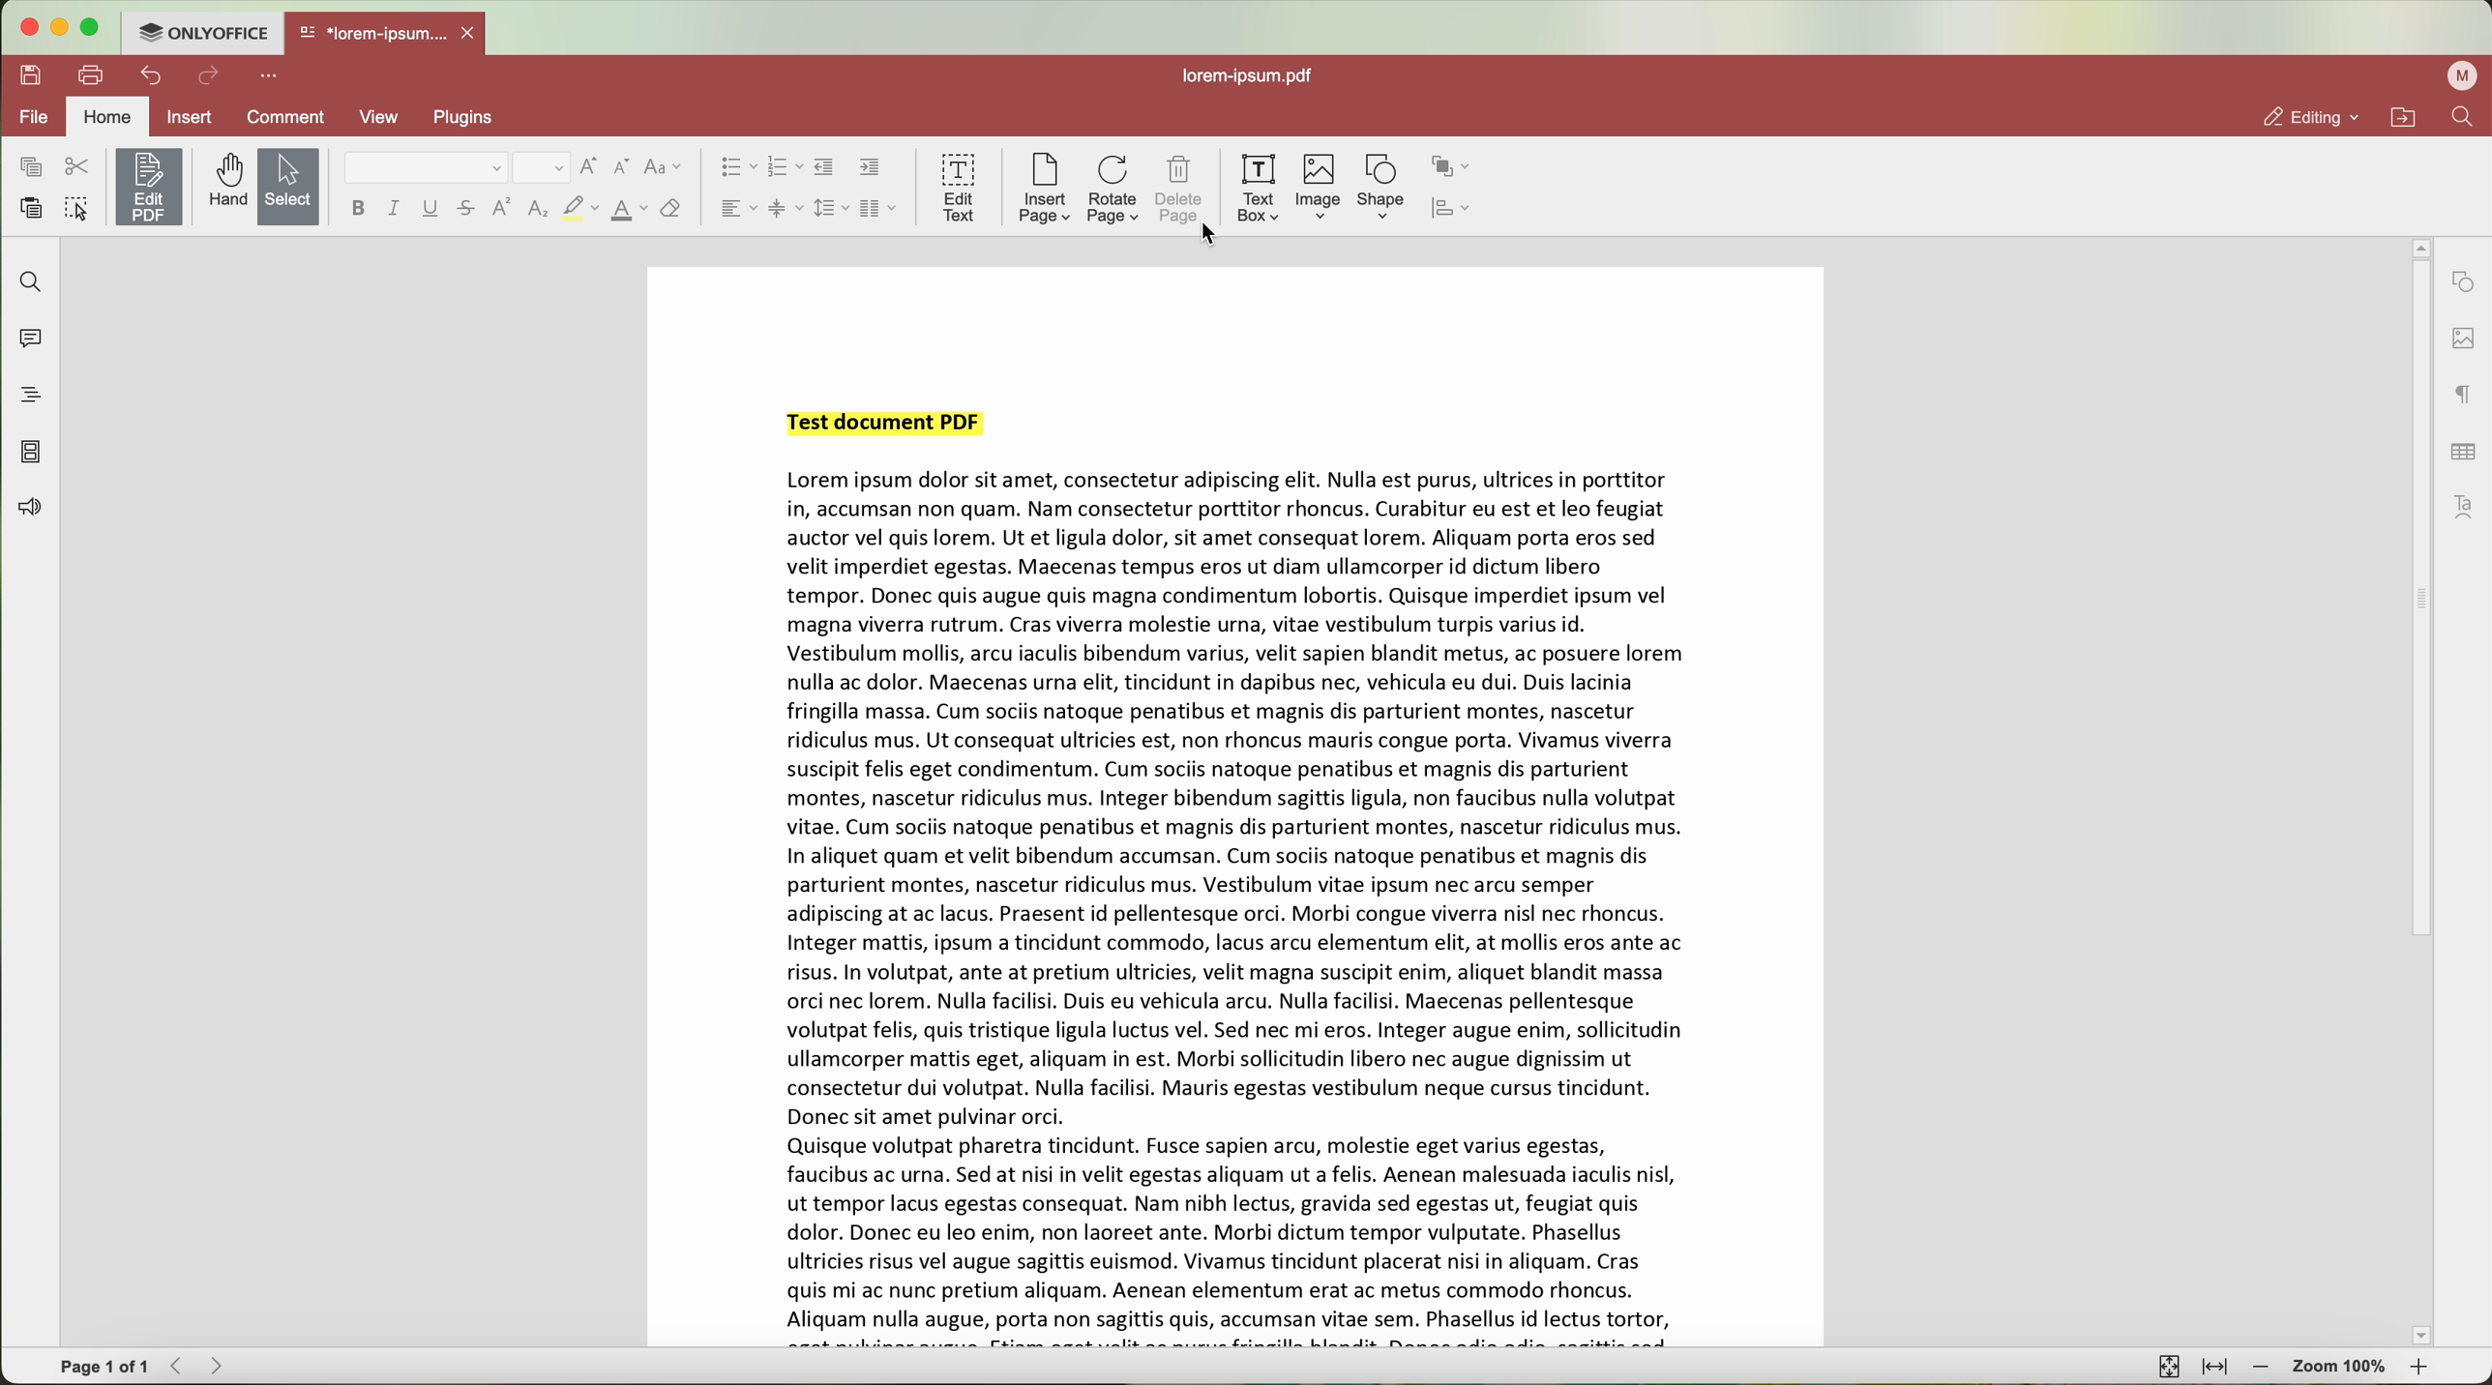 The image size is (2492, 1385). What do you see at coordinates (151, 76) in the screenshot?
I see `undo` at bounding box center [151, 76].